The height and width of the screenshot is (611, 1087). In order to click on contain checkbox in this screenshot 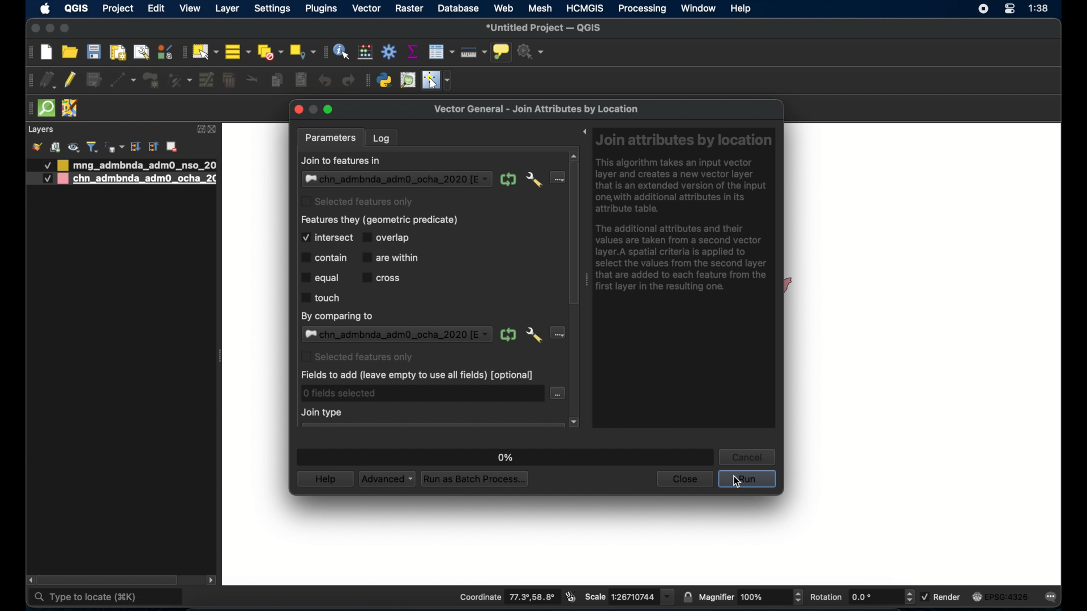, I will do `click(323, 258)`.